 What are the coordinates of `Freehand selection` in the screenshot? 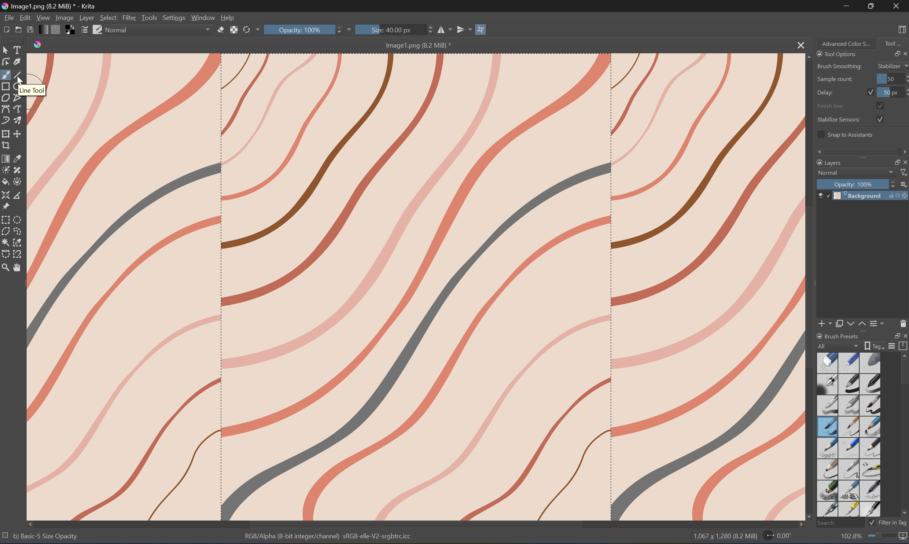 It's located at (19, 231).